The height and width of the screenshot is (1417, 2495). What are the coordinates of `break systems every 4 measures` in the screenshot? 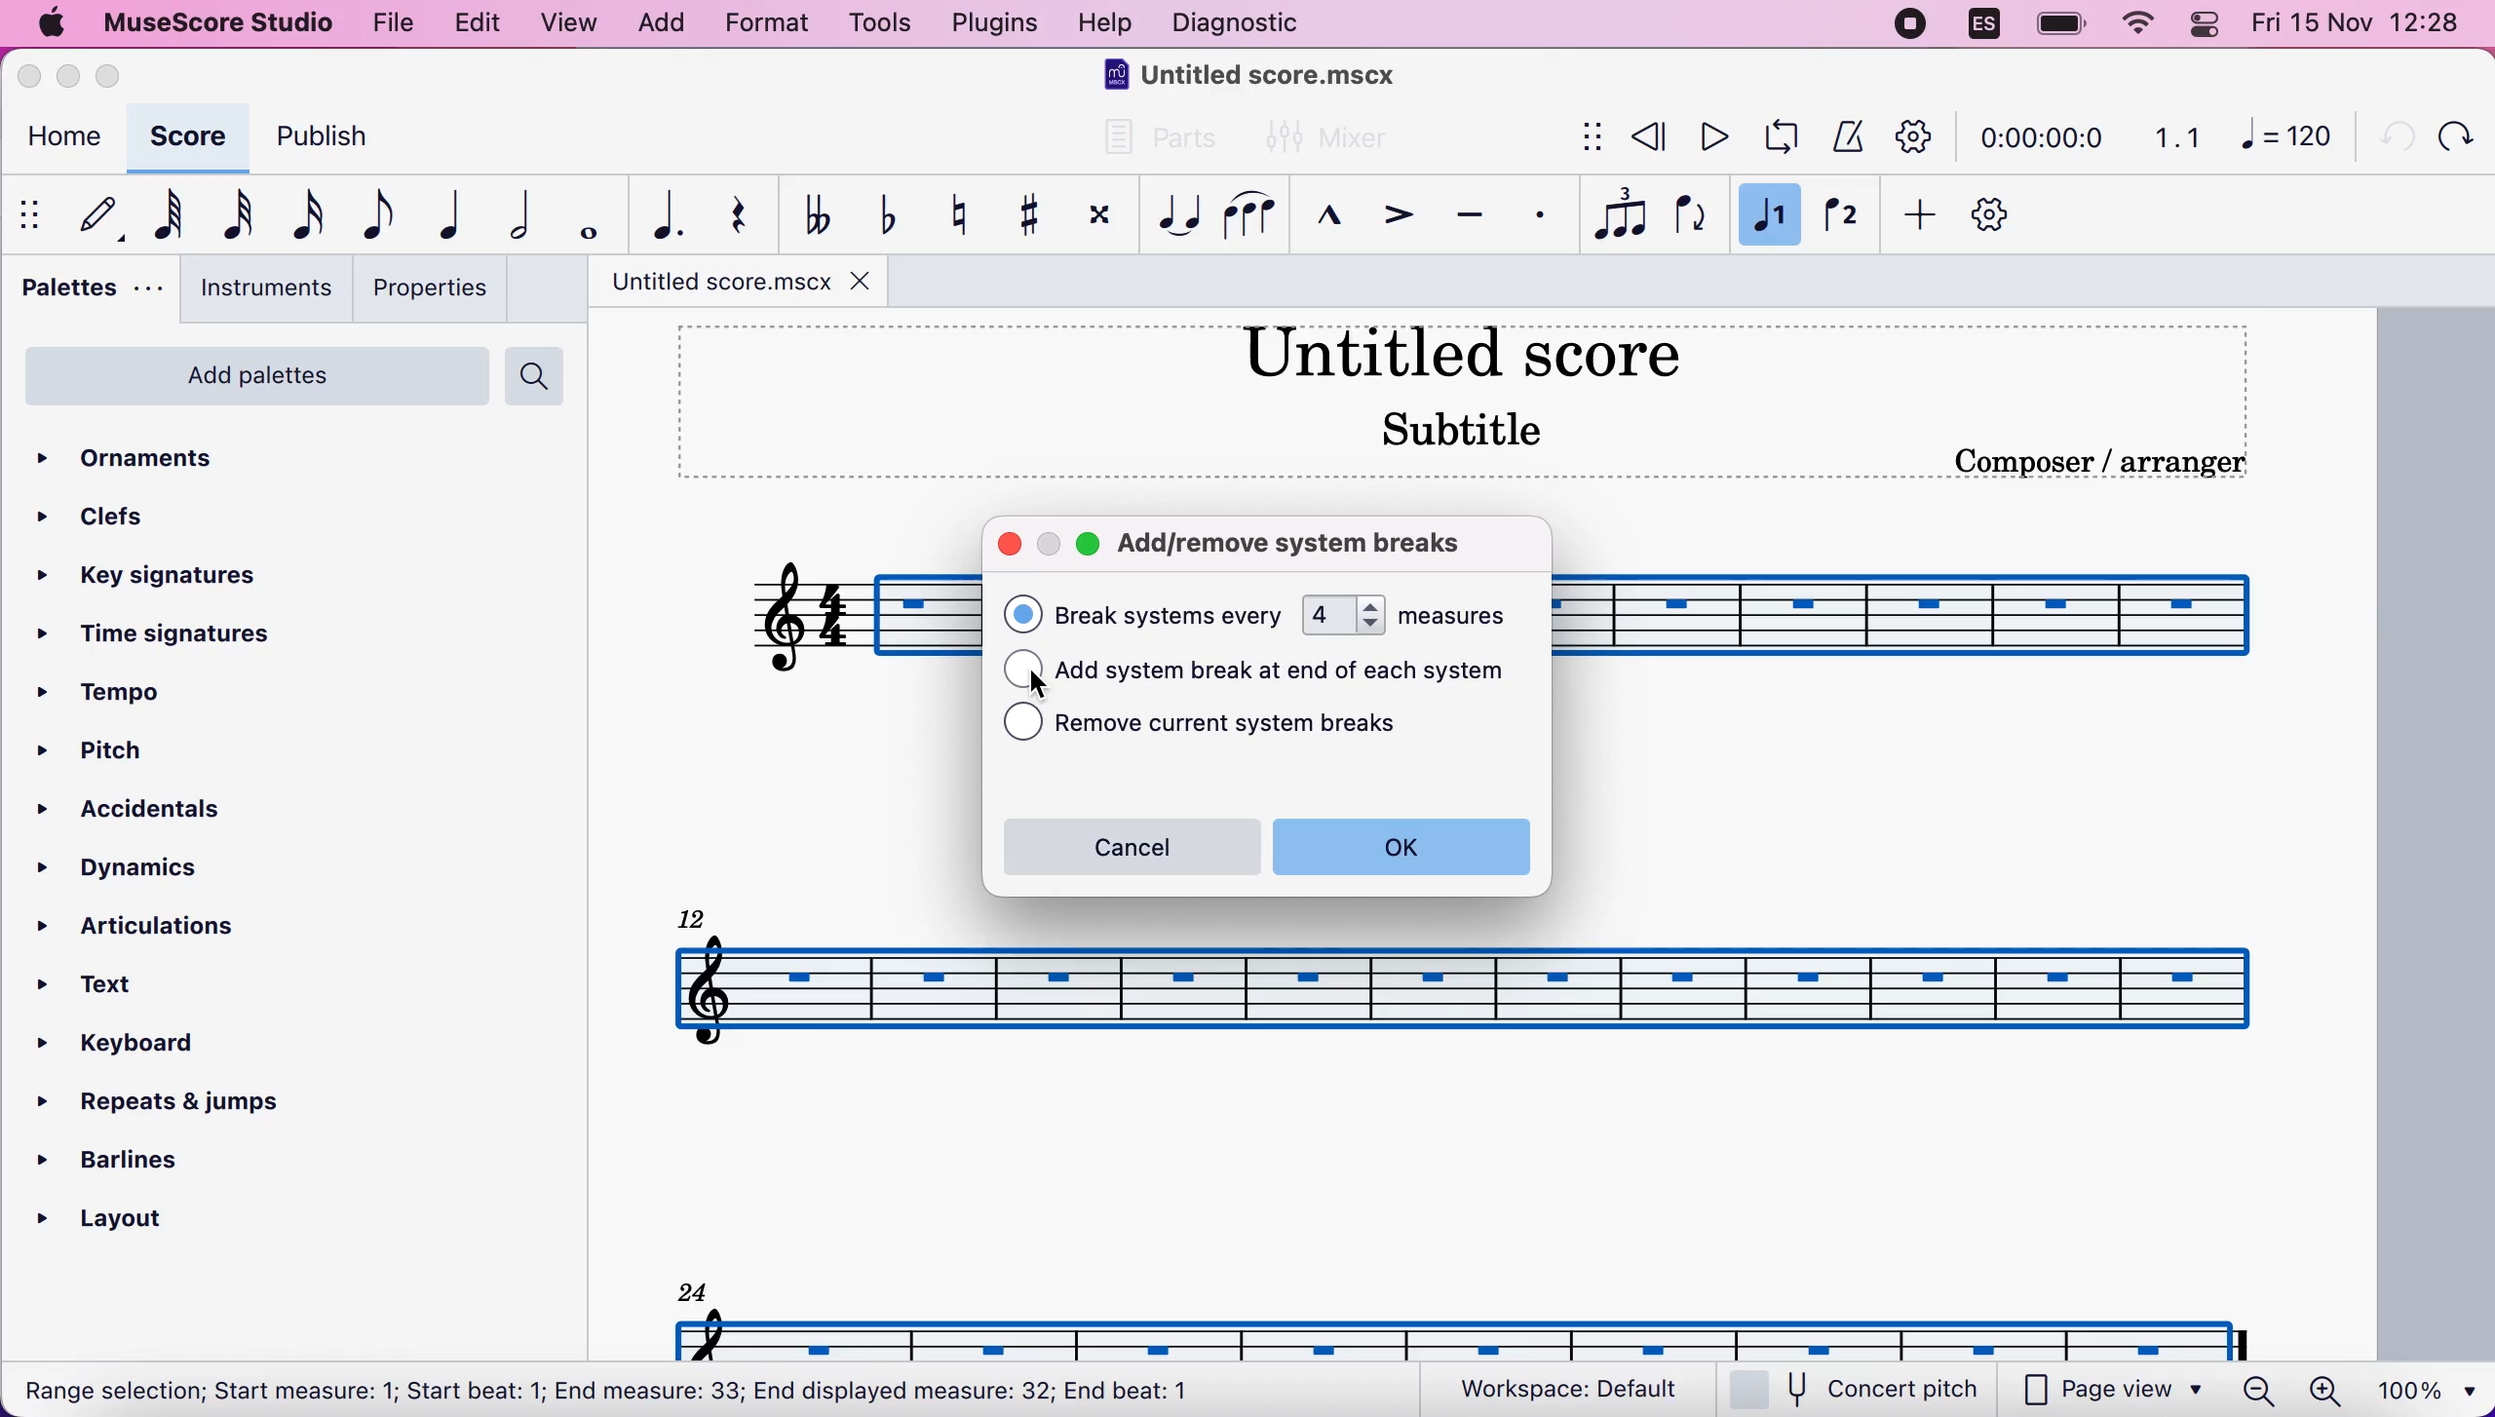 It's located at (1455, 613).